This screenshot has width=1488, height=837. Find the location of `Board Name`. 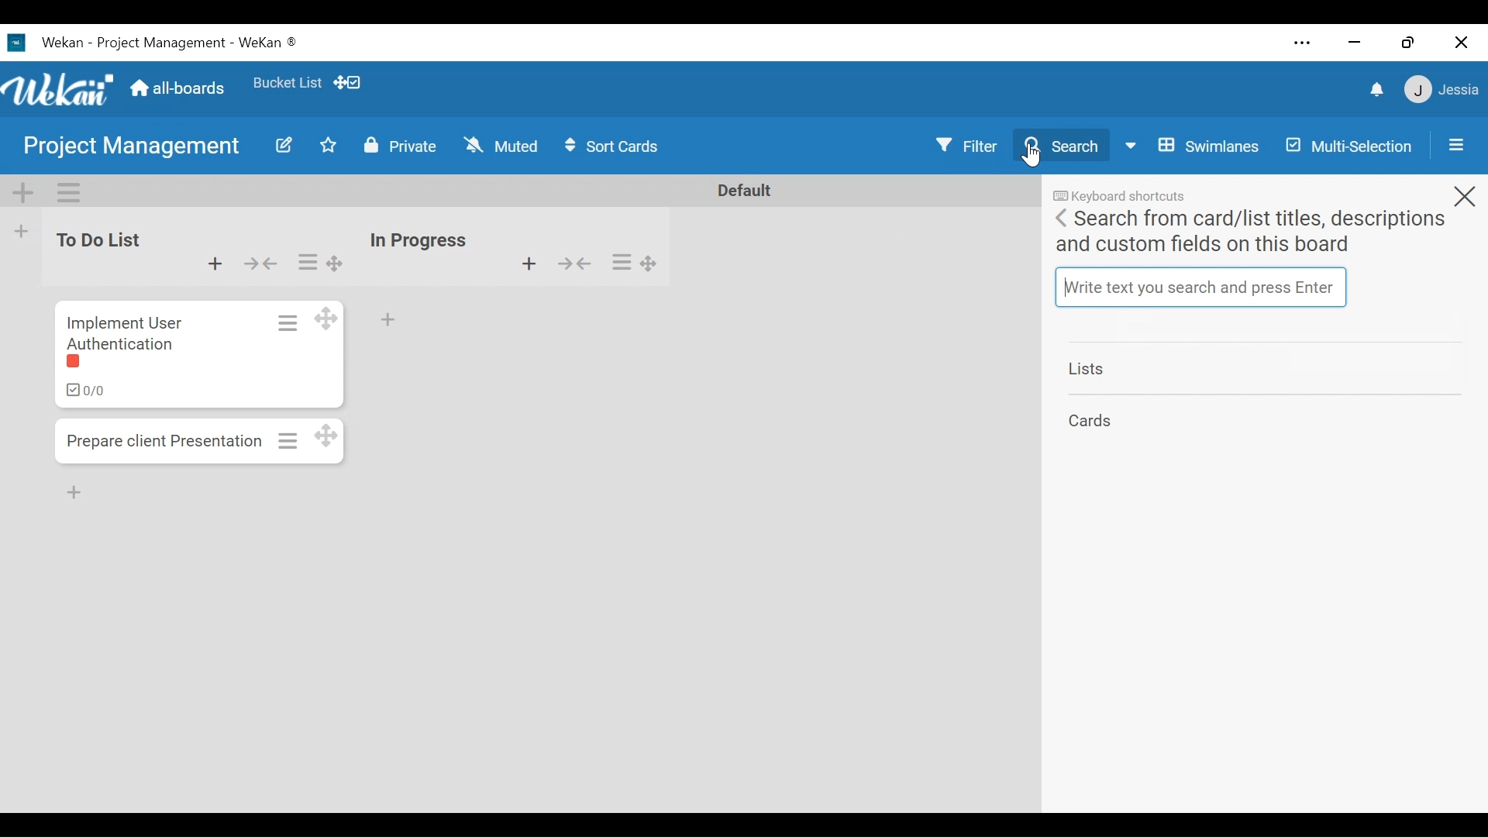

Board Name is located at coordinates (129, 145).